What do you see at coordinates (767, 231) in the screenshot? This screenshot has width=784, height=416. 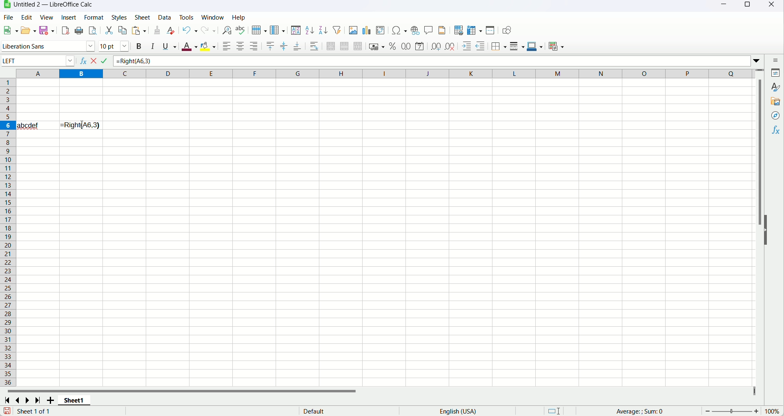 I see `hide` at bounding box center [767, 231].